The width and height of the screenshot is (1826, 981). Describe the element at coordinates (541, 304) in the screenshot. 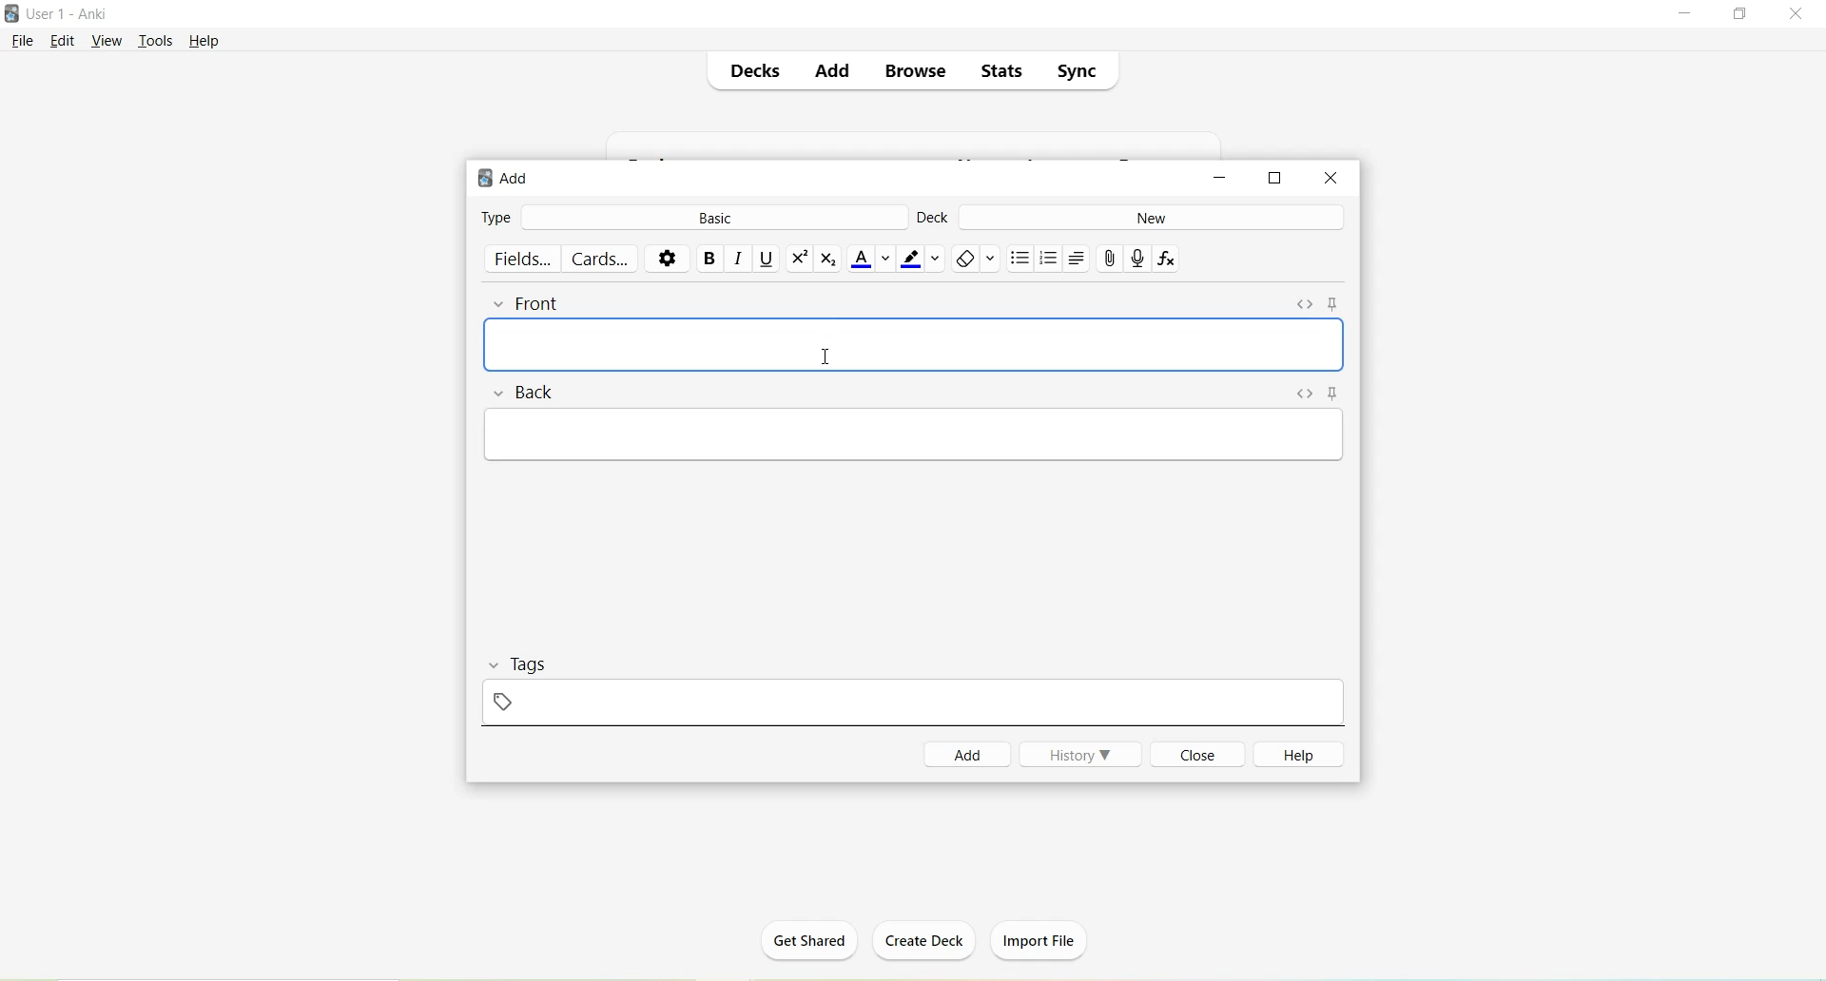

I see `Front` at that location.